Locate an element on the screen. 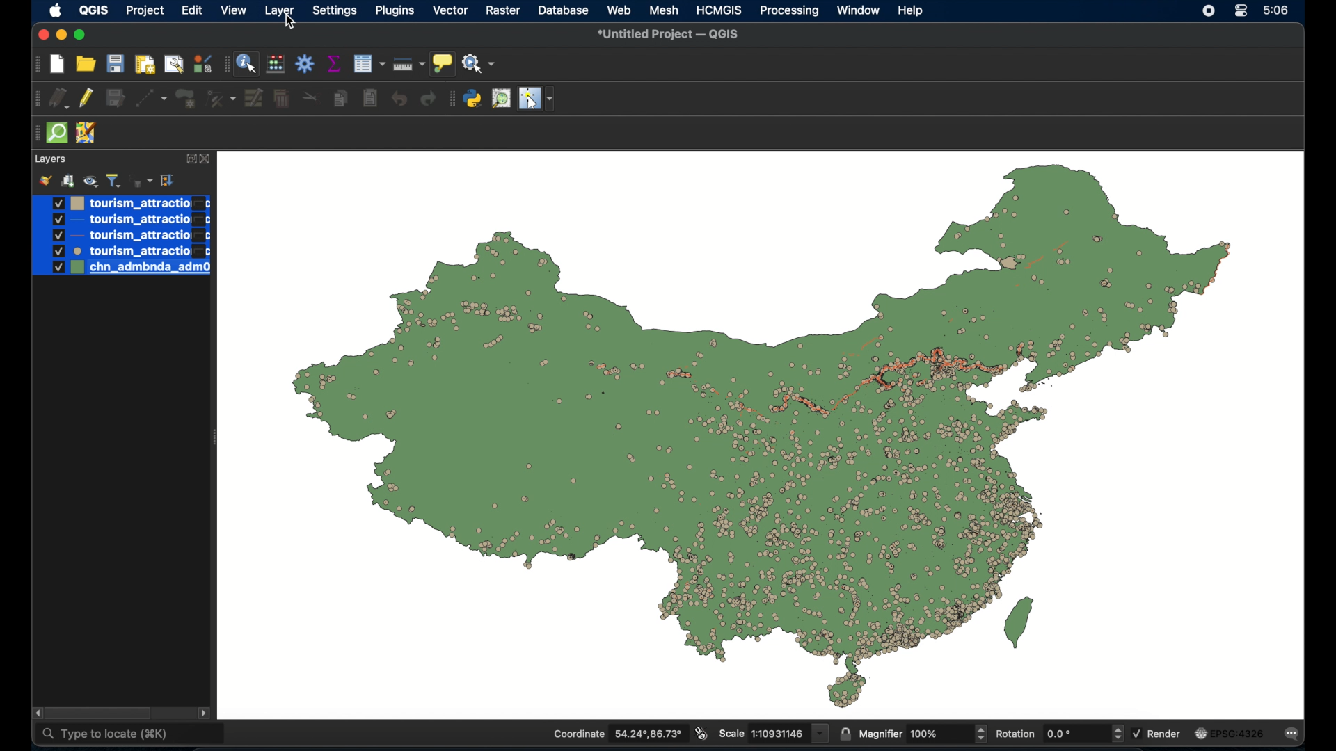  scroll right arrow is located at coordinates (204, 712).